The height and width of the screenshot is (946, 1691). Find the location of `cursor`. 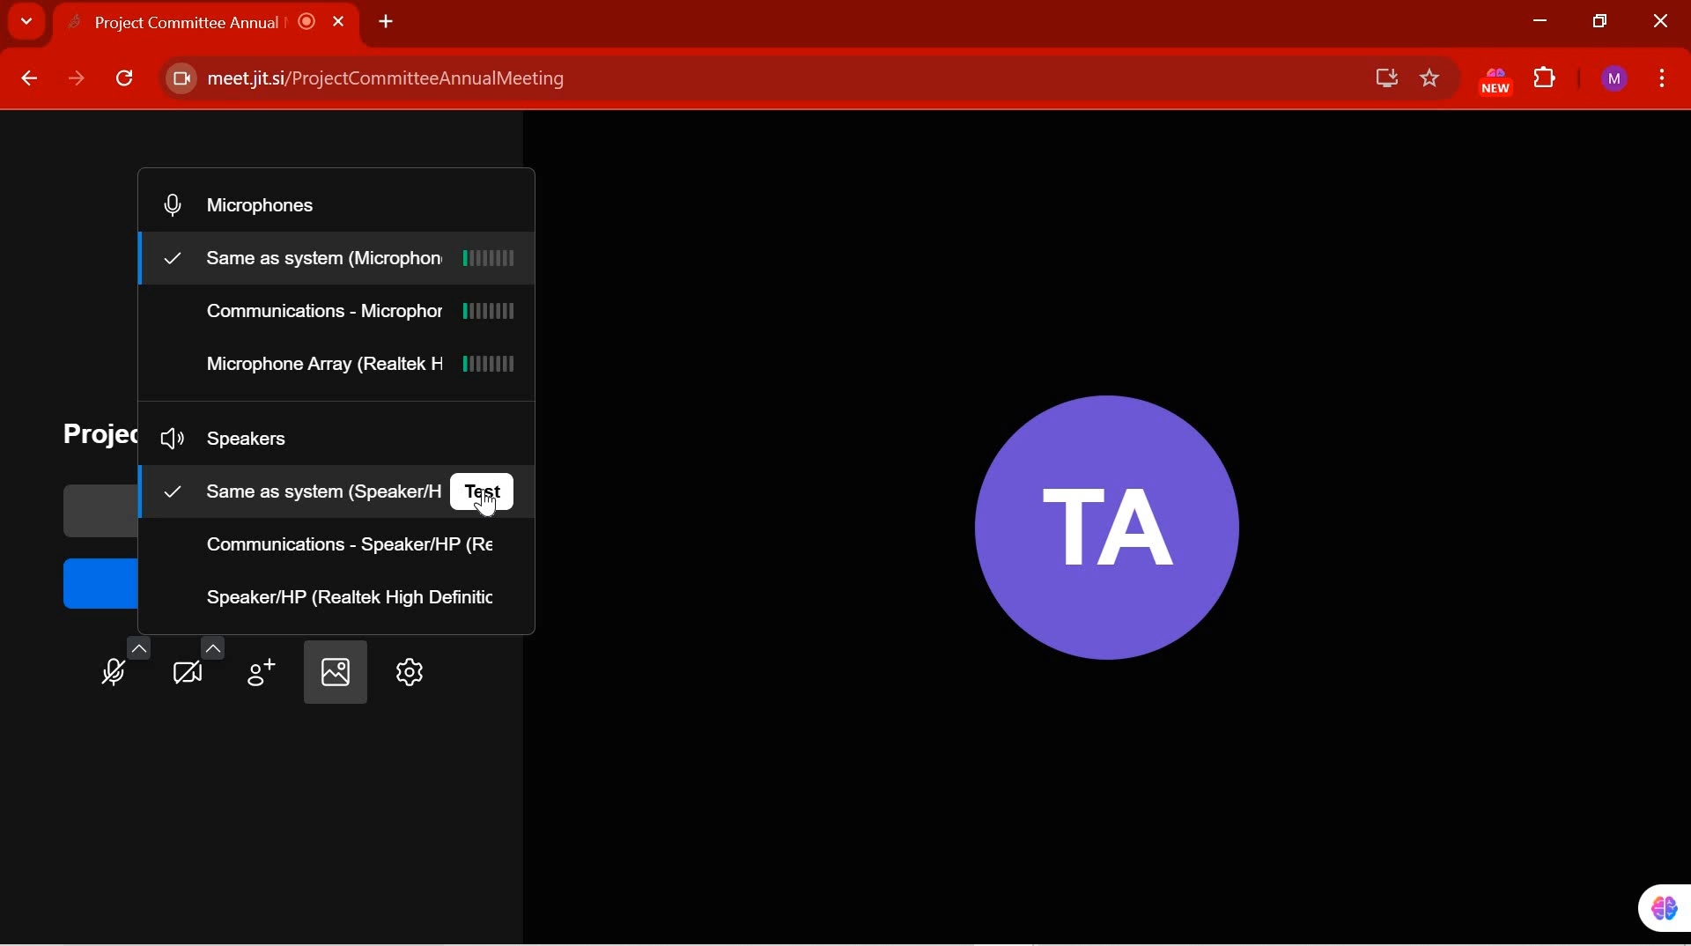

cursor is located at coordinates (490, 507).